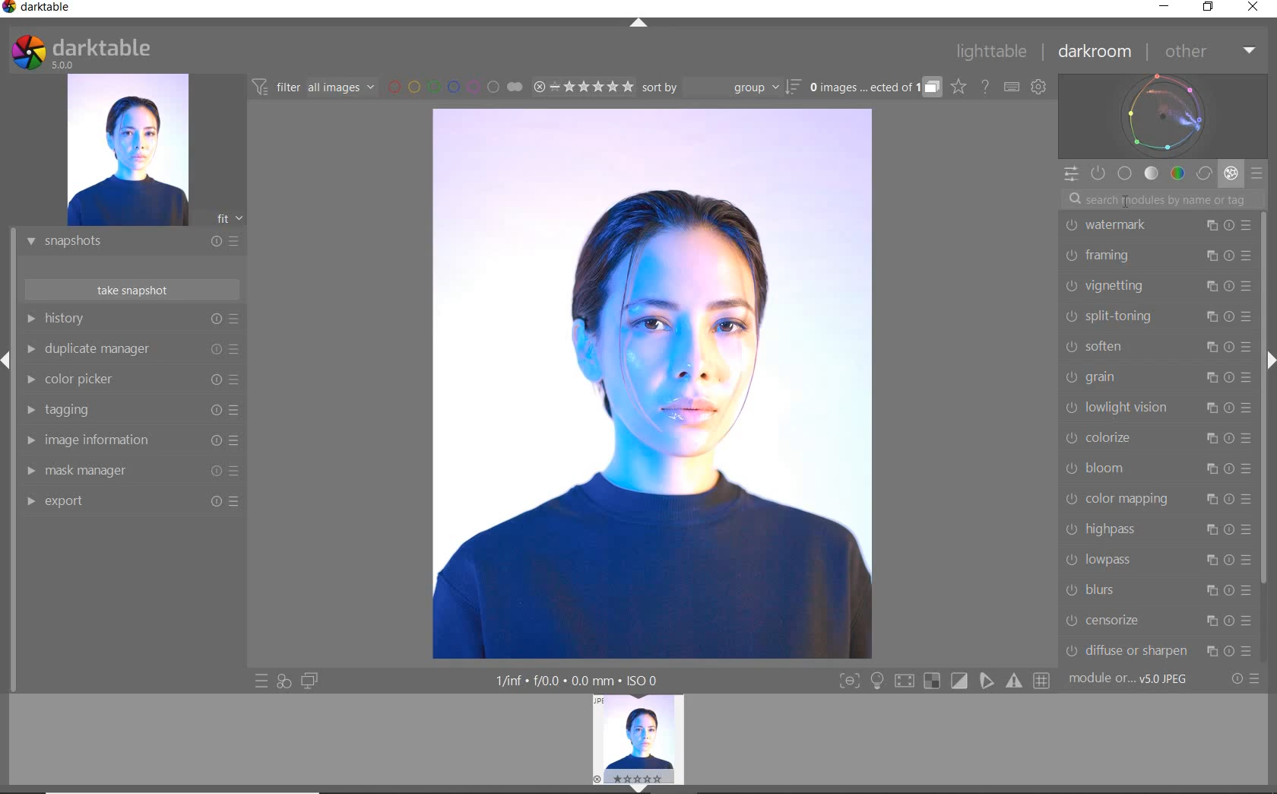 This screenshot has height=794, width=1277. I want to click on TAGGING, so click(128, 411).